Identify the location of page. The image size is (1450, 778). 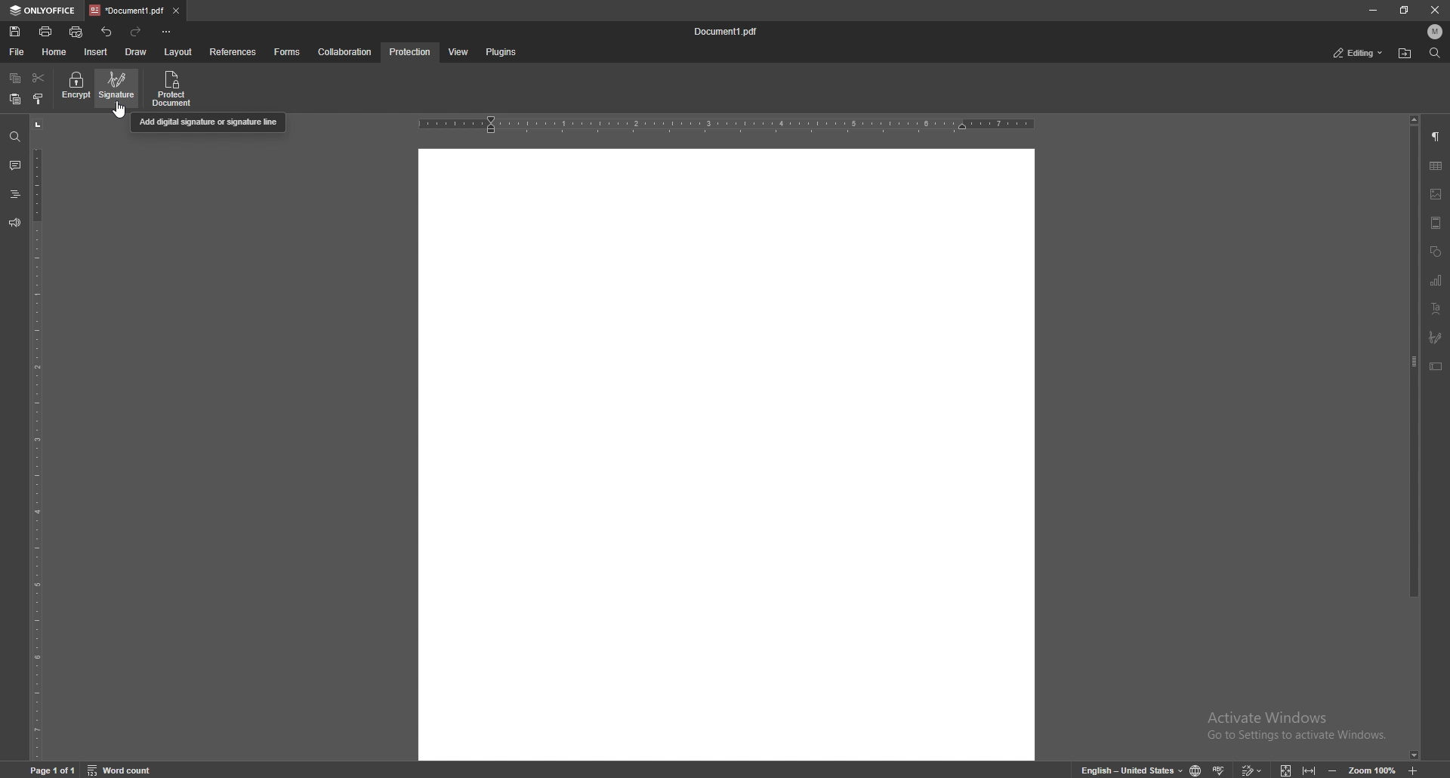
(55, 769).